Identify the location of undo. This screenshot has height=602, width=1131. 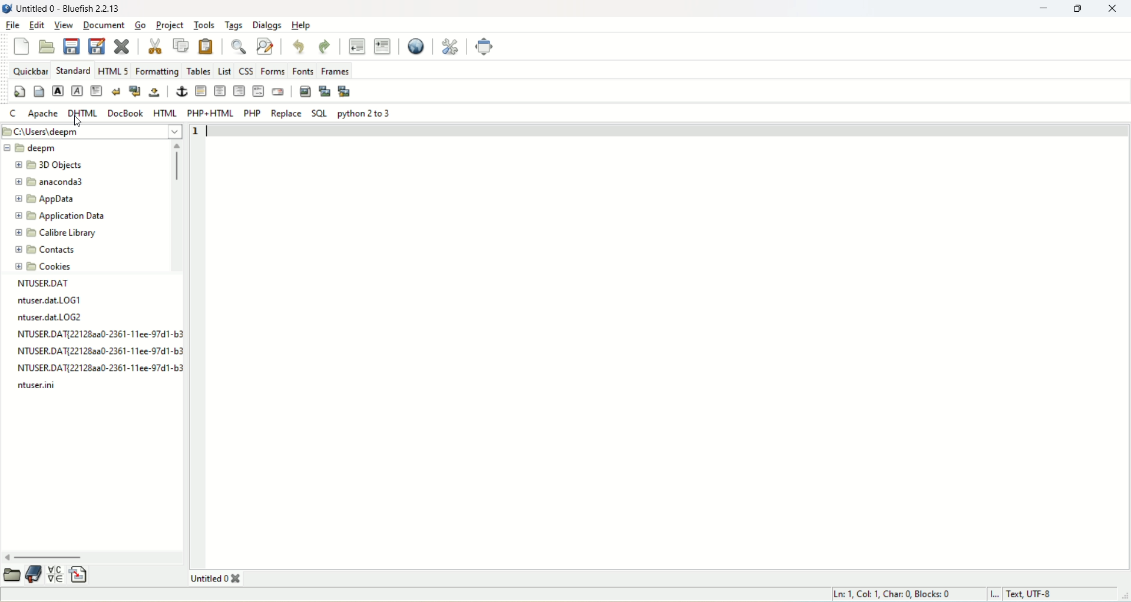
(300, 46).